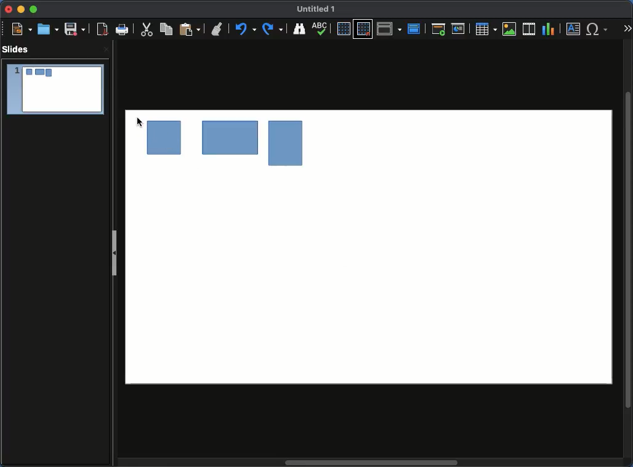 This screenshot has height=467, width=633. I want to click on Start from first slide, so click(438, 29).